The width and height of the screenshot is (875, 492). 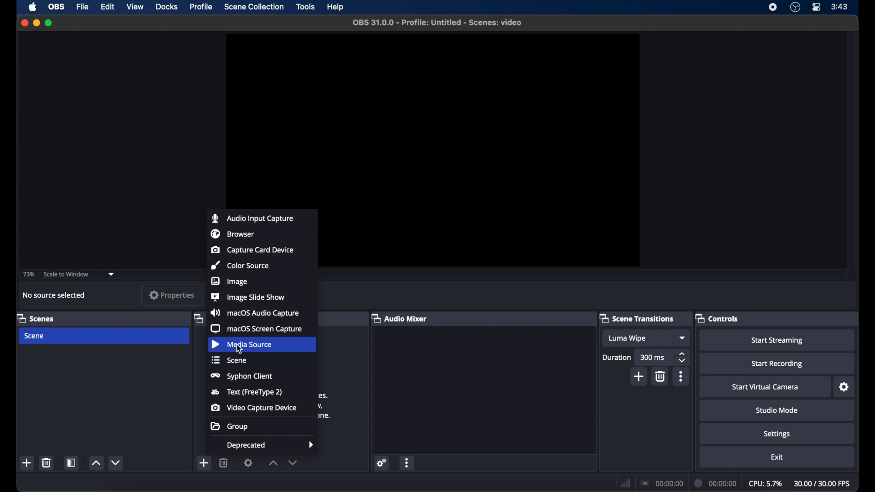 What do you see at coordinates (230, 426) in the screenshot?
I see `group` at bounding box center [230, 426].